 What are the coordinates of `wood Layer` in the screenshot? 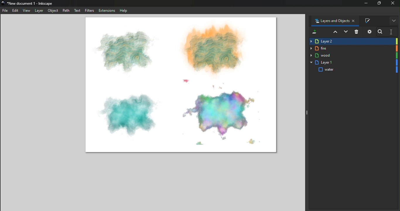 It's located at (353, 55).